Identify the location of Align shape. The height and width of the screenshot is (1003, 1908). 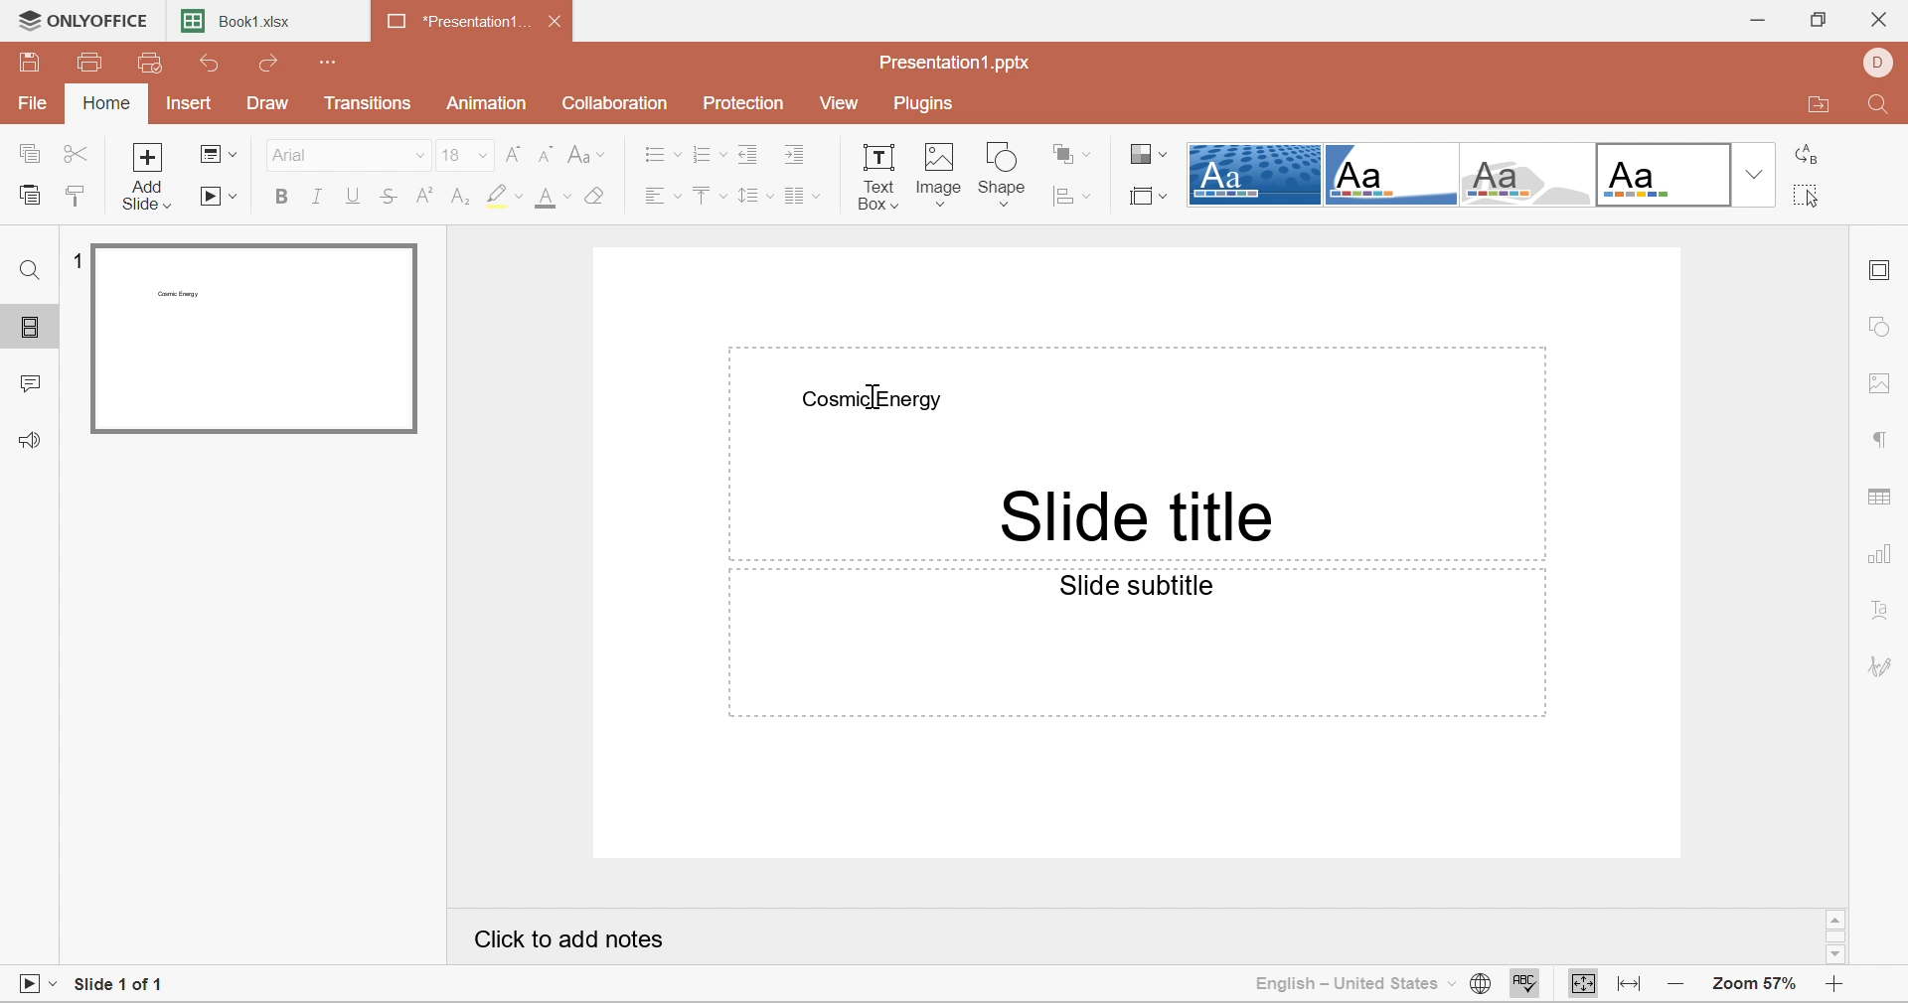
(1074, 196).